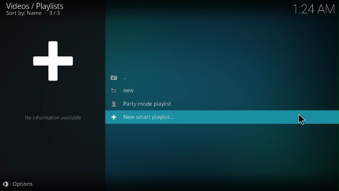 The width and height of the screenshot is (339, 191). I want to click on add, so click(54, 59).